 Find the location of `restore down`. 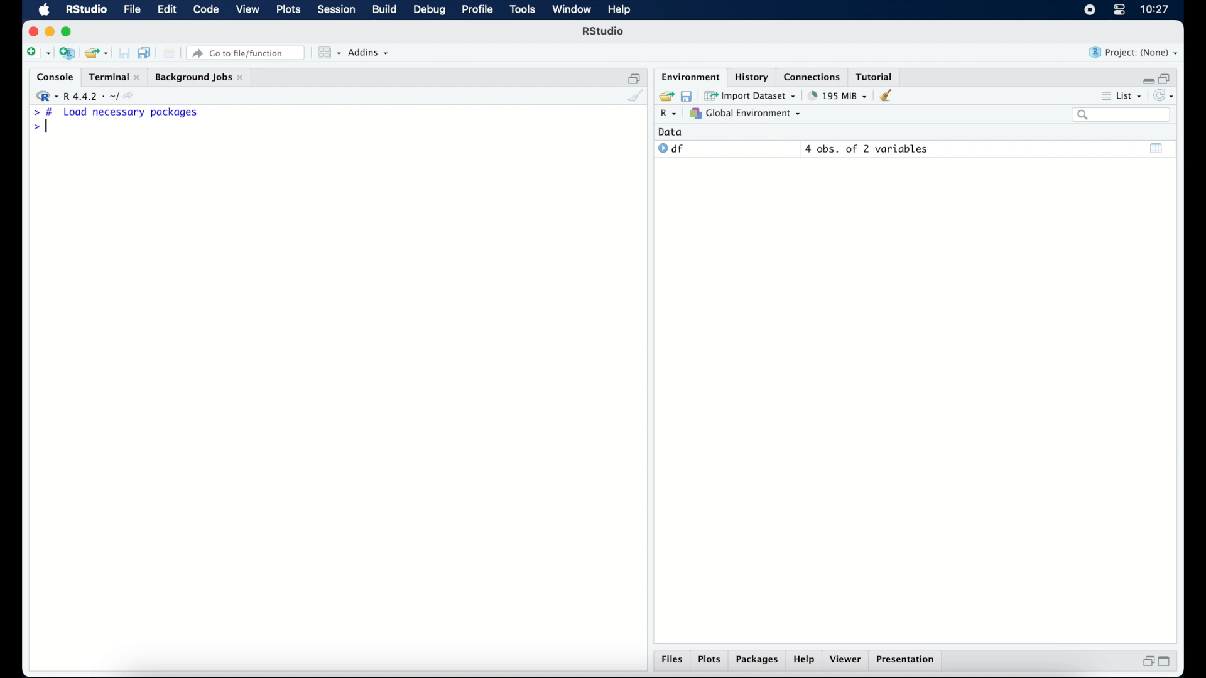

restore down is located at coordinates (634, 77).